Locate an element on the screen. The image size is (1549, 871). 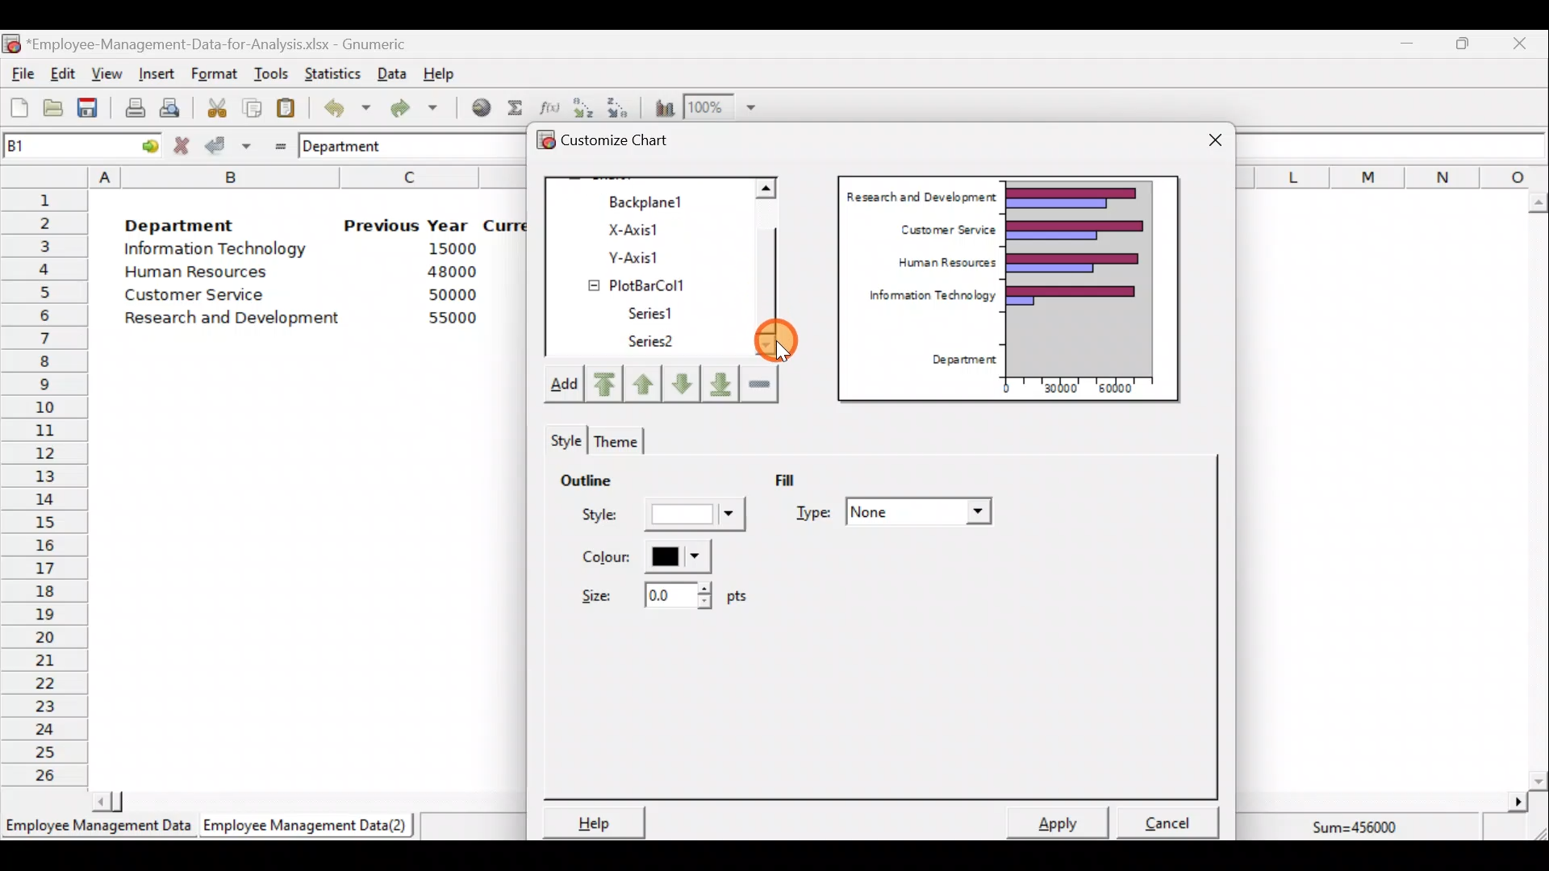
Edit a function in the current cell is located at coordinates (549, 106).